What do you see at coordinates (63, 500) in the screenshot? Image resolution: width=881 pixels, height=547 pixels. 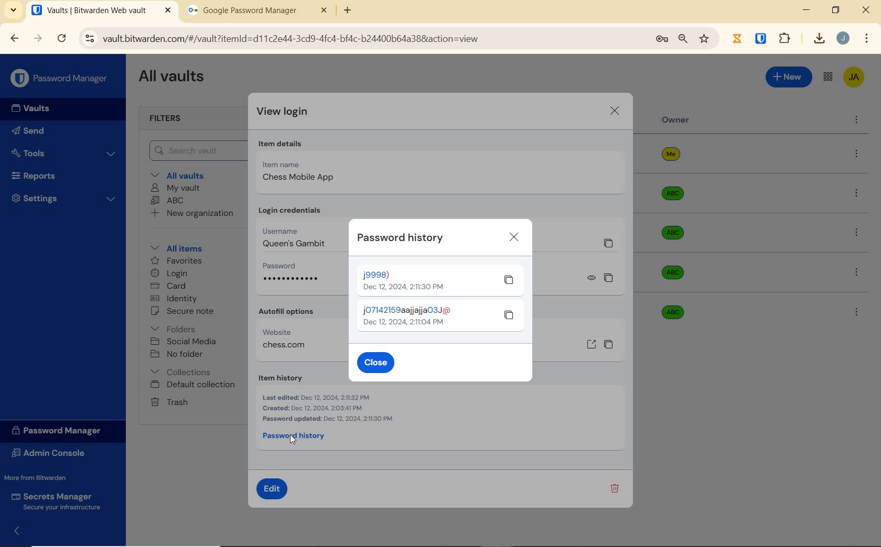 I see `Secrets Manager` at bounding box center [63, 500].